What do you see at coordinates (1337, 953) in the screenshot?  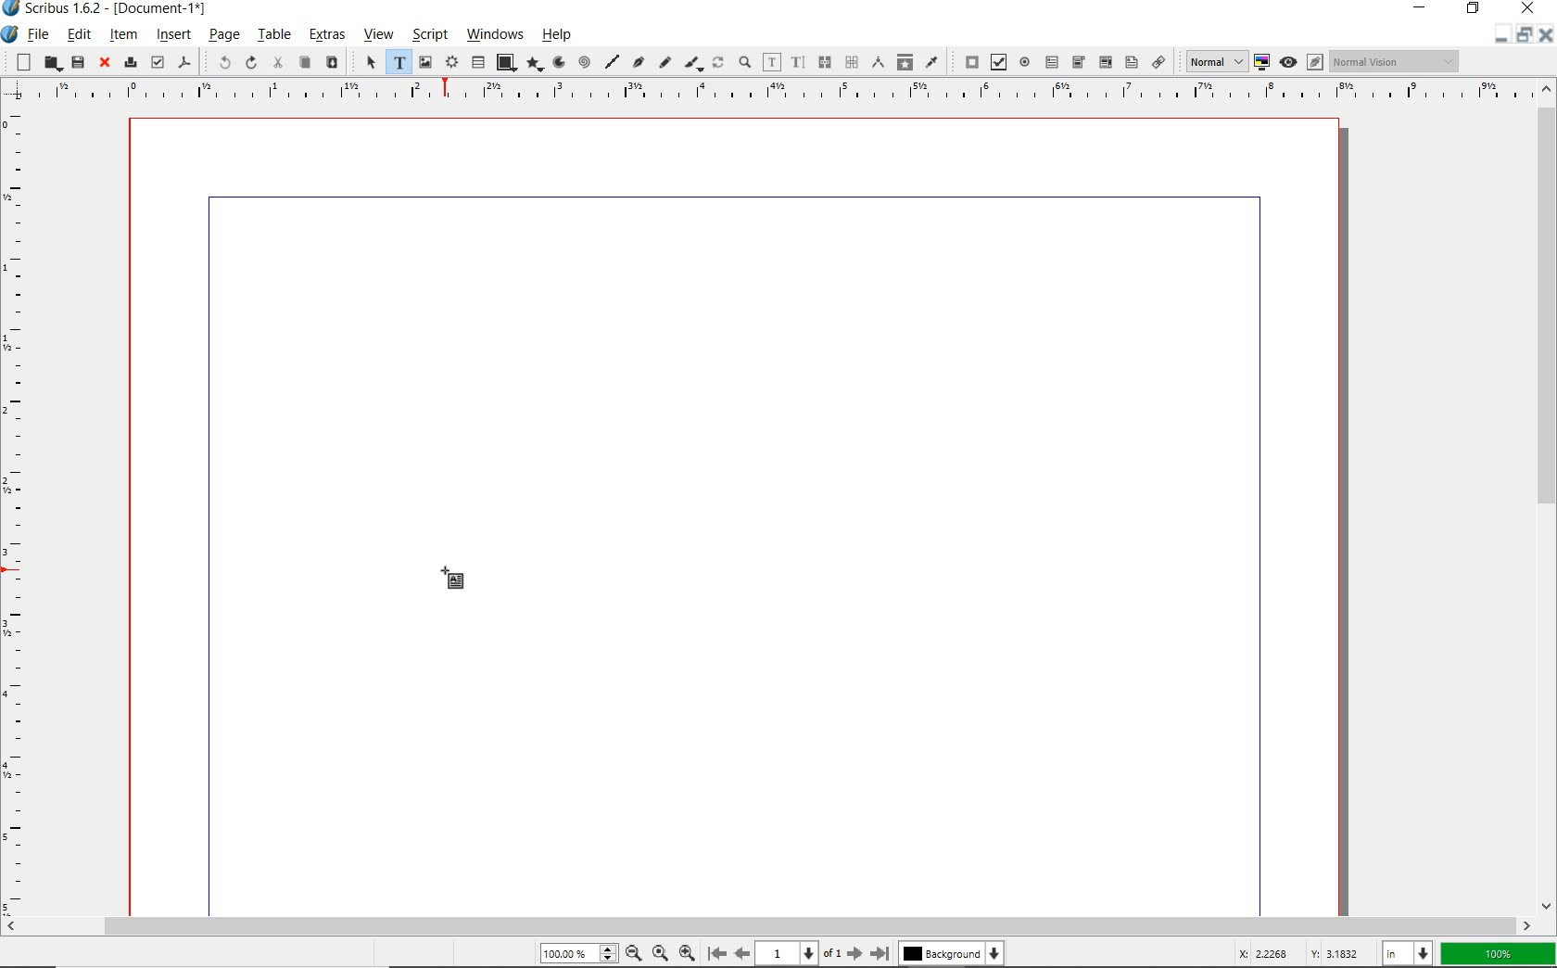 I see `Y: 3.1832` at bounding box center [1337, 953].